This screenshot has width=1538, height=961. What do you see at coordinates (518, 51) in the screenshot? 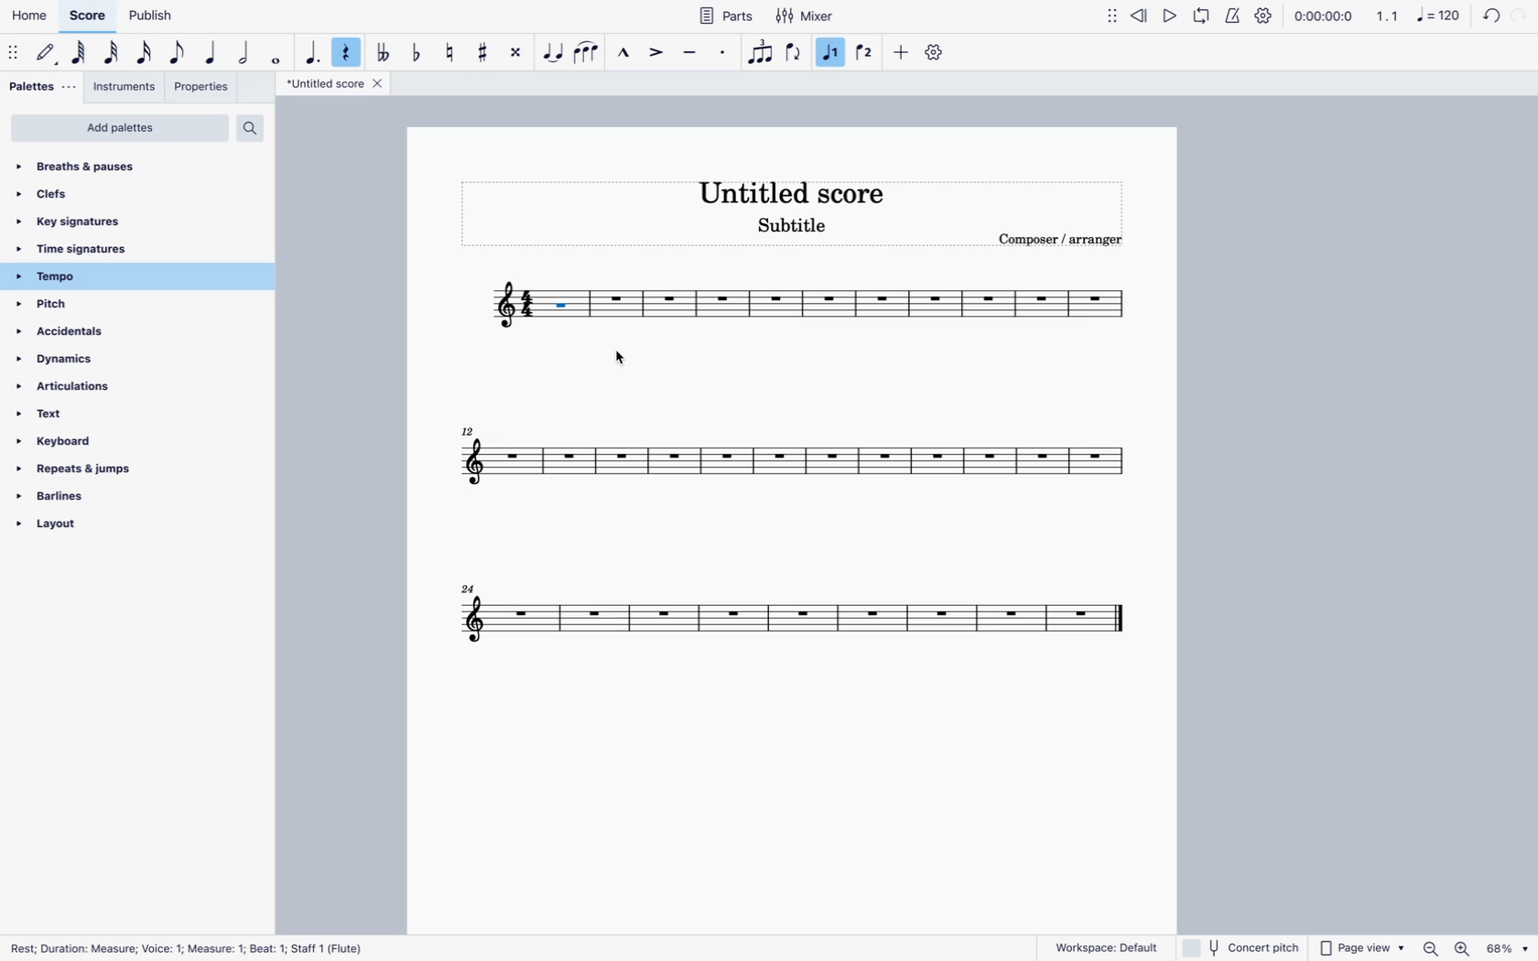
I see `toggle double sharp` at bounding box center [518, 51].